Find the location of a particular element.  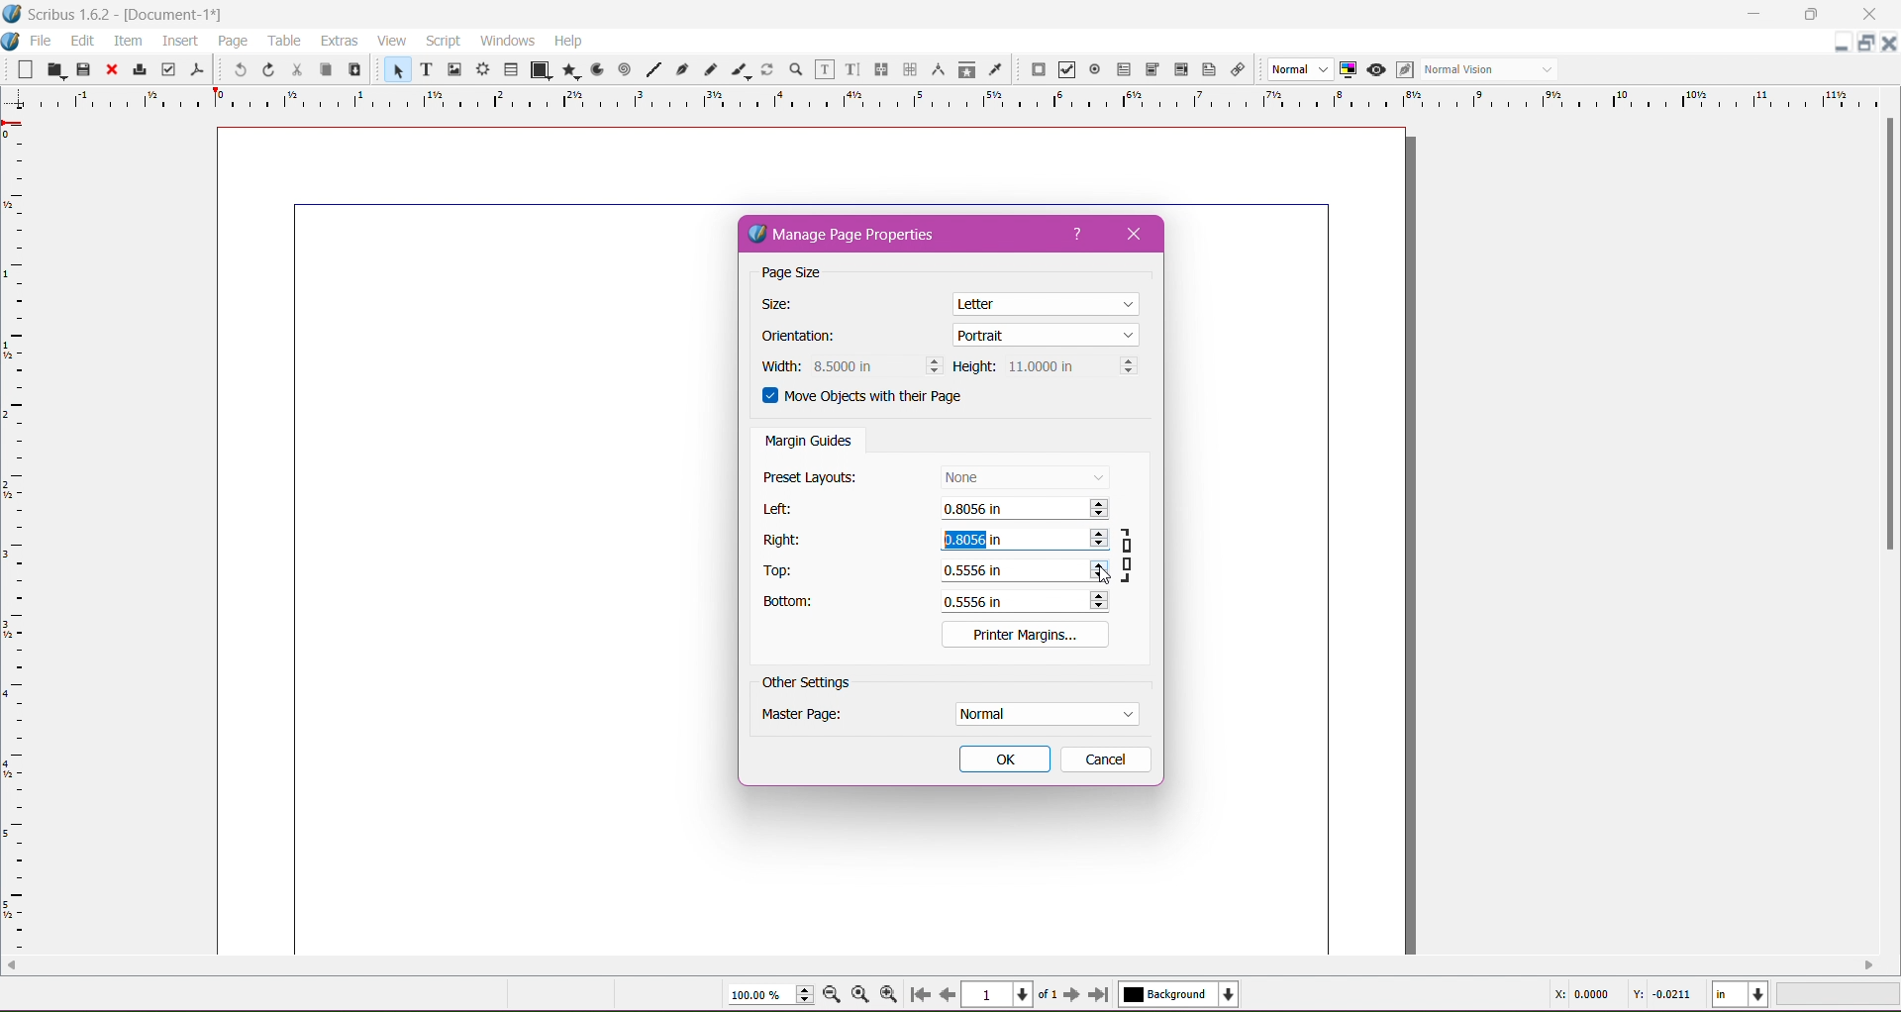

Set Page Orientation is located at coordinates (1047, 334).